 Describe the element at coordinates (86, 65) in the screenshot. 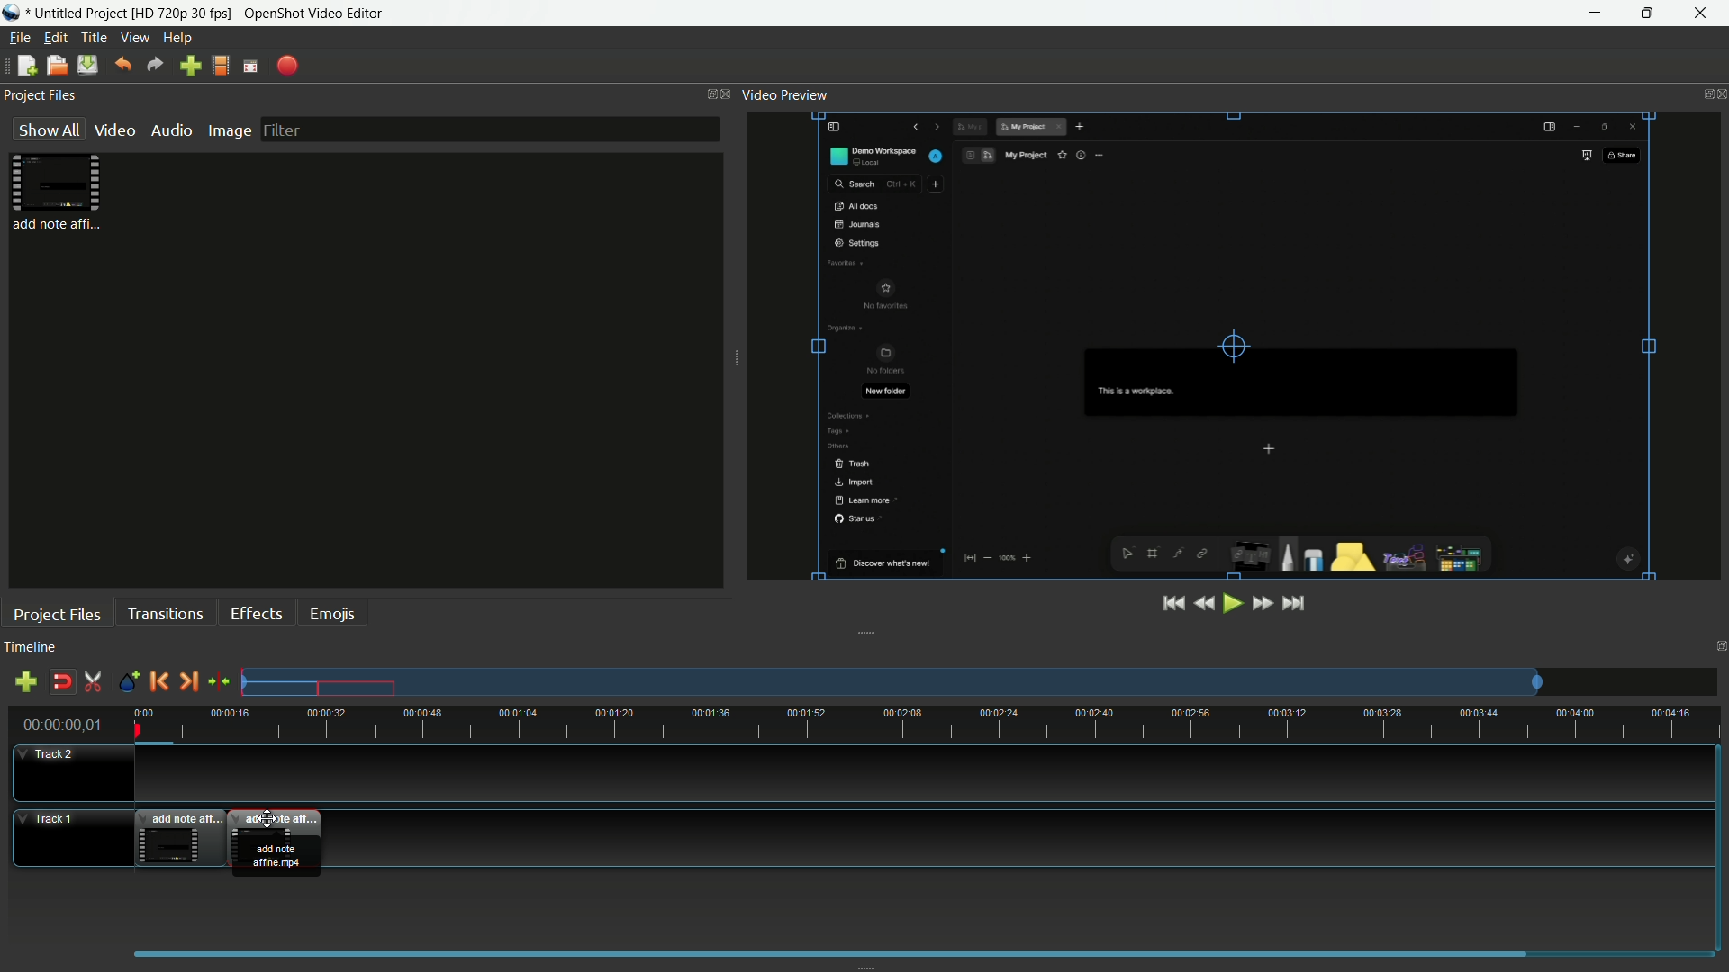

I see `save files` at that location.